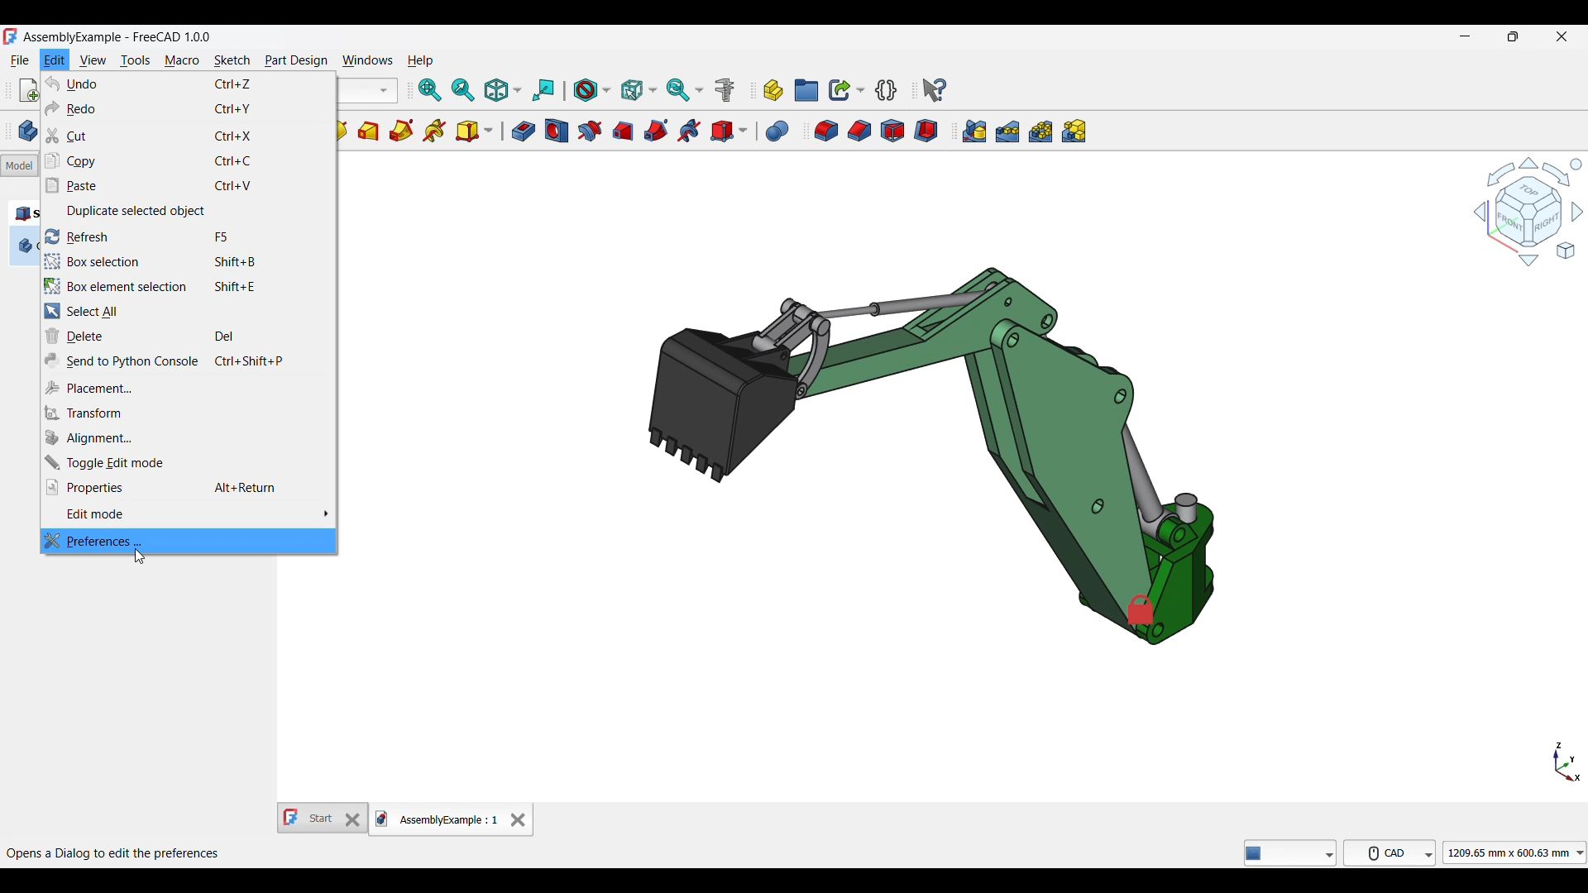 The height and width of the screenshot is (893, 1588). Describe the element at coordinates (725, 90) in the screenshot. I see `Measure` at that location.